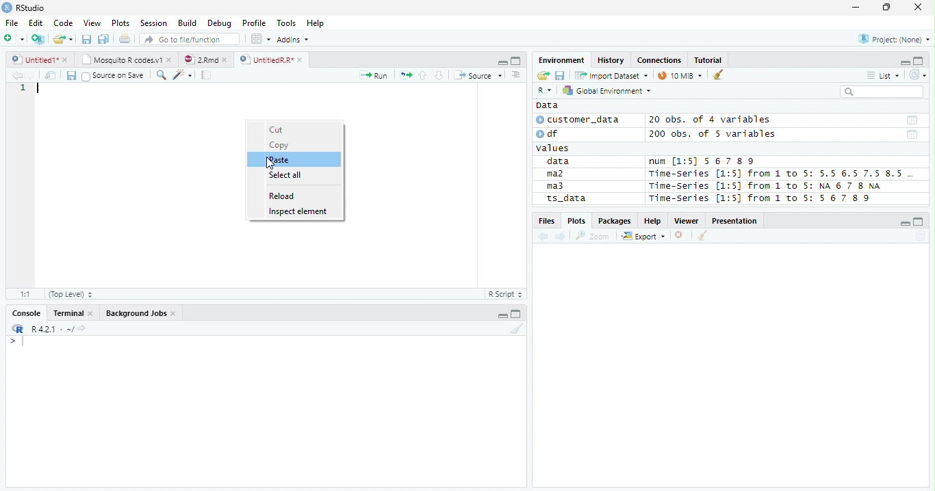 This screenshot has width=935, height=491. What do you see at coordinates (919, 61) in the screenshot?
I see `Maximize` at bounding box center [919, 61].